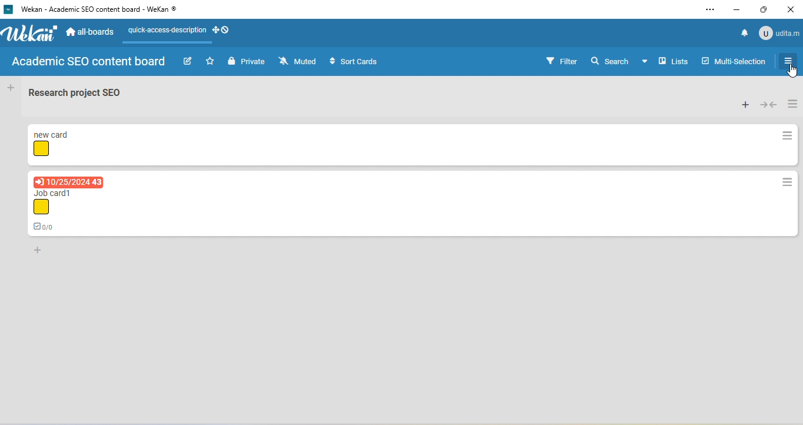 This screenshot has width=803, height=425. I want to click on ‘Wekan - Academic SEO content board - WeKan ©, so click(104, 9).